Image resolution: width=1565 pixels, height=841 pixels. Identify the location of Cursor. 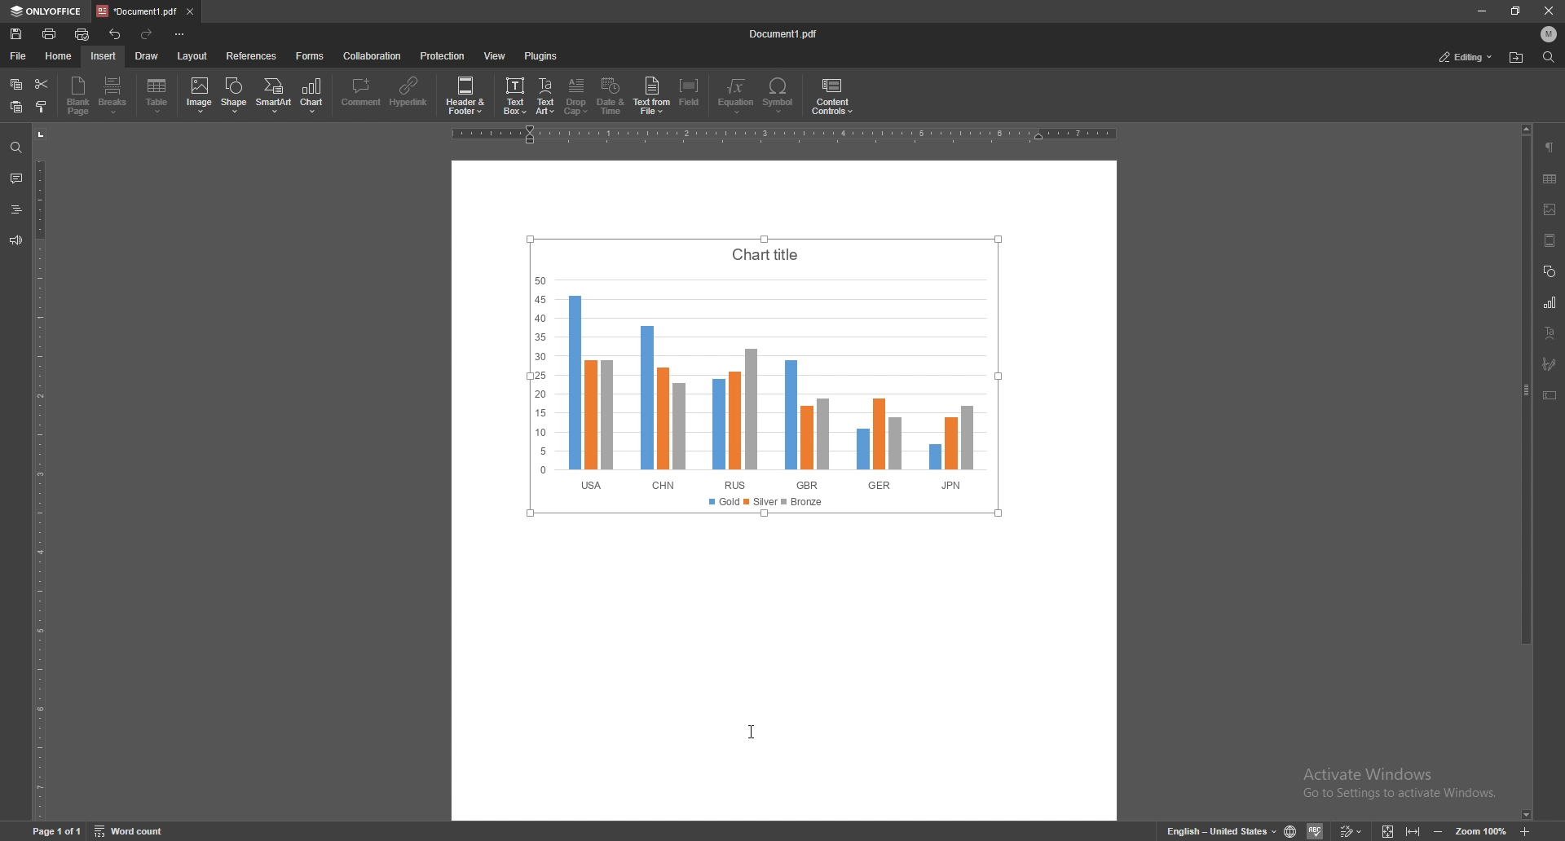
(751, 732).